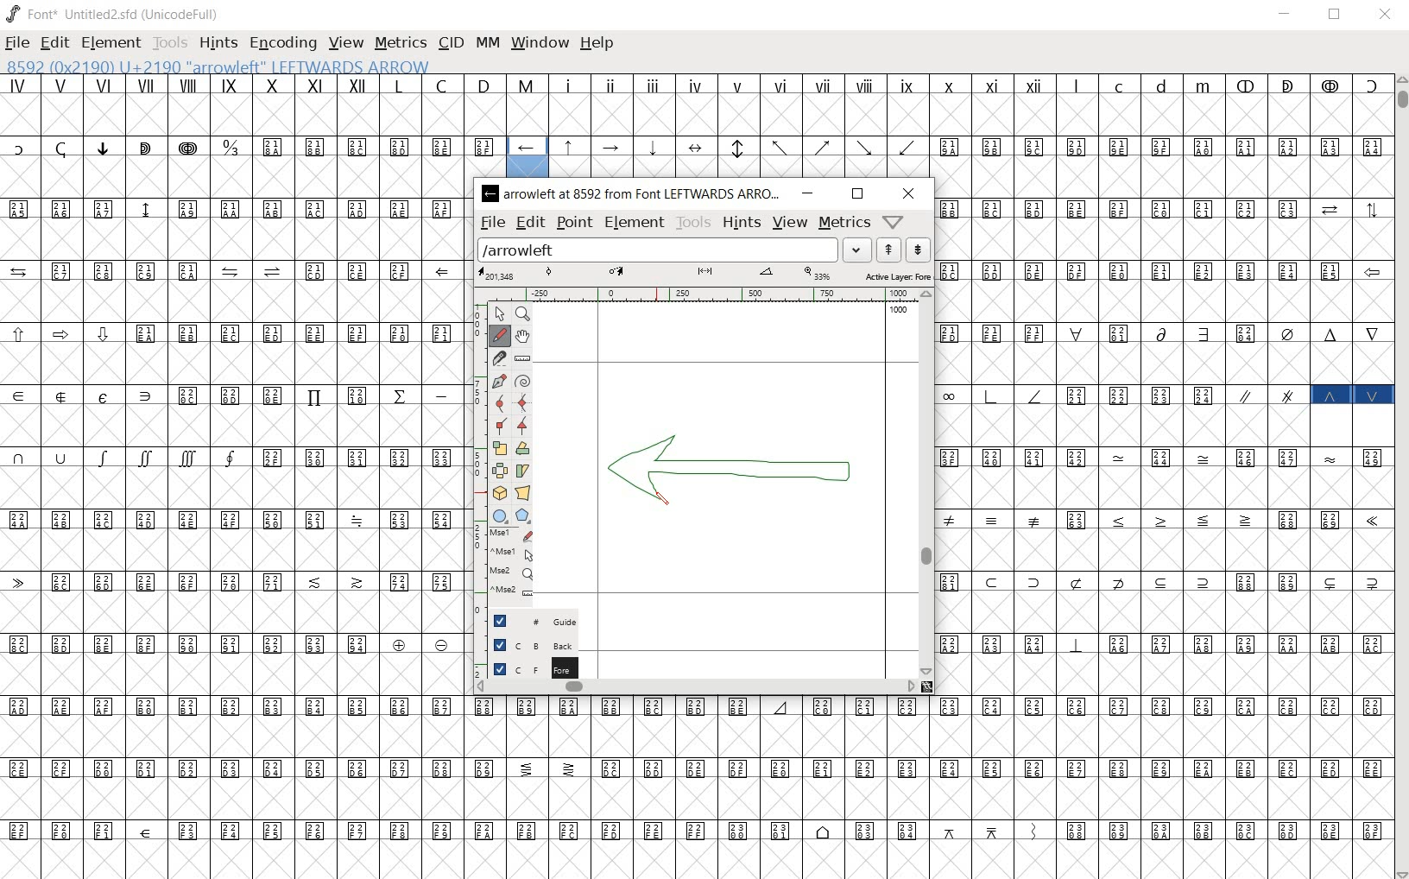 The width and height of the screenshot is (1409, 879). Describe the element at coordinates (527, 668) in the screenshot. I see `foreground layer` at that location.